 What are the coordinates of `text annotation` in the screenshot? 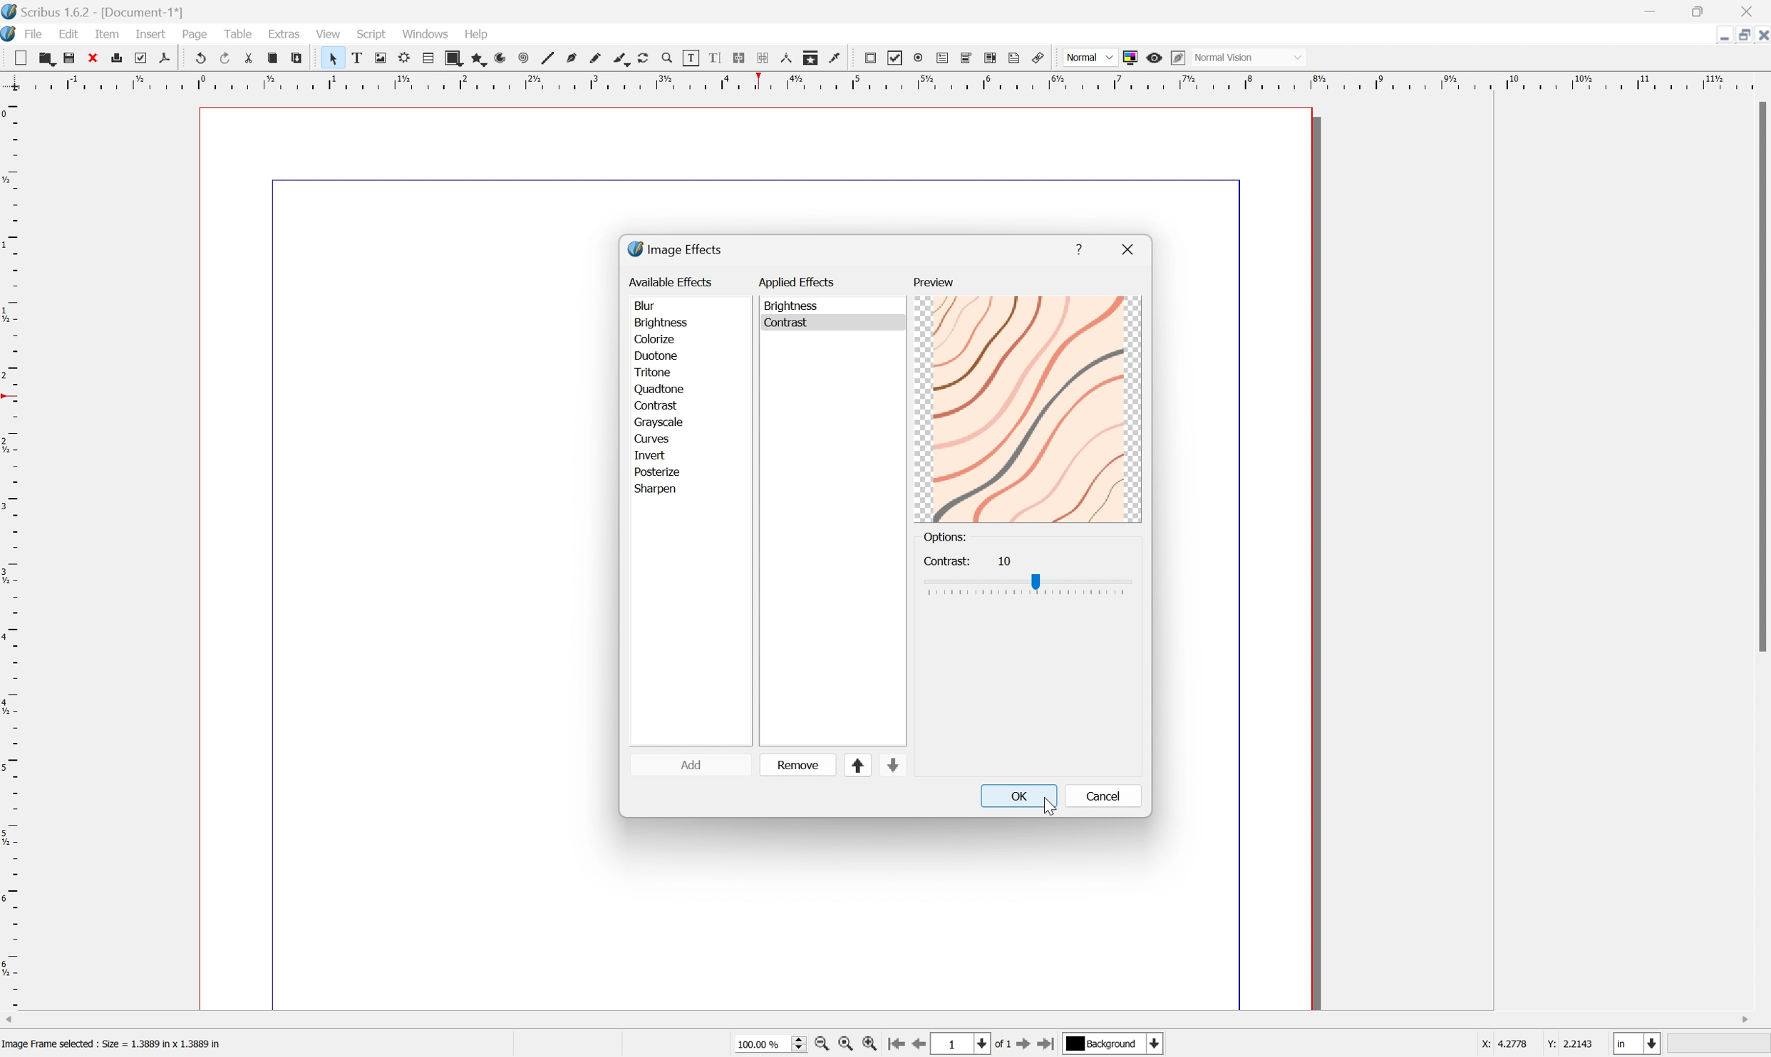 It's located at (1016, 58).